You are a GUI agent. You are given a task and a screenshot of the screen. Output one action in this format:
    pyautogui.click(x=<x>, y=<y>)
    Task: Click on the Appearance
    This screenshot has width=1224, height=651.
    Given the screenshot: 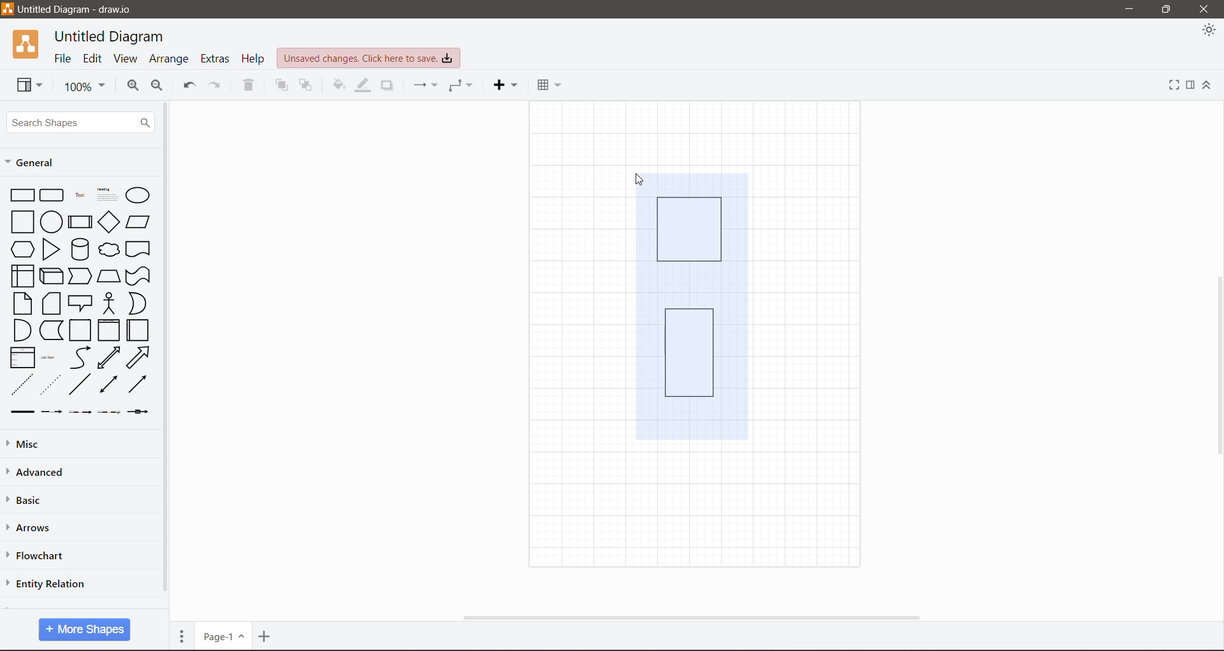 What is the action you would take?
    pyautogui.click(x=1208, y=31)
    